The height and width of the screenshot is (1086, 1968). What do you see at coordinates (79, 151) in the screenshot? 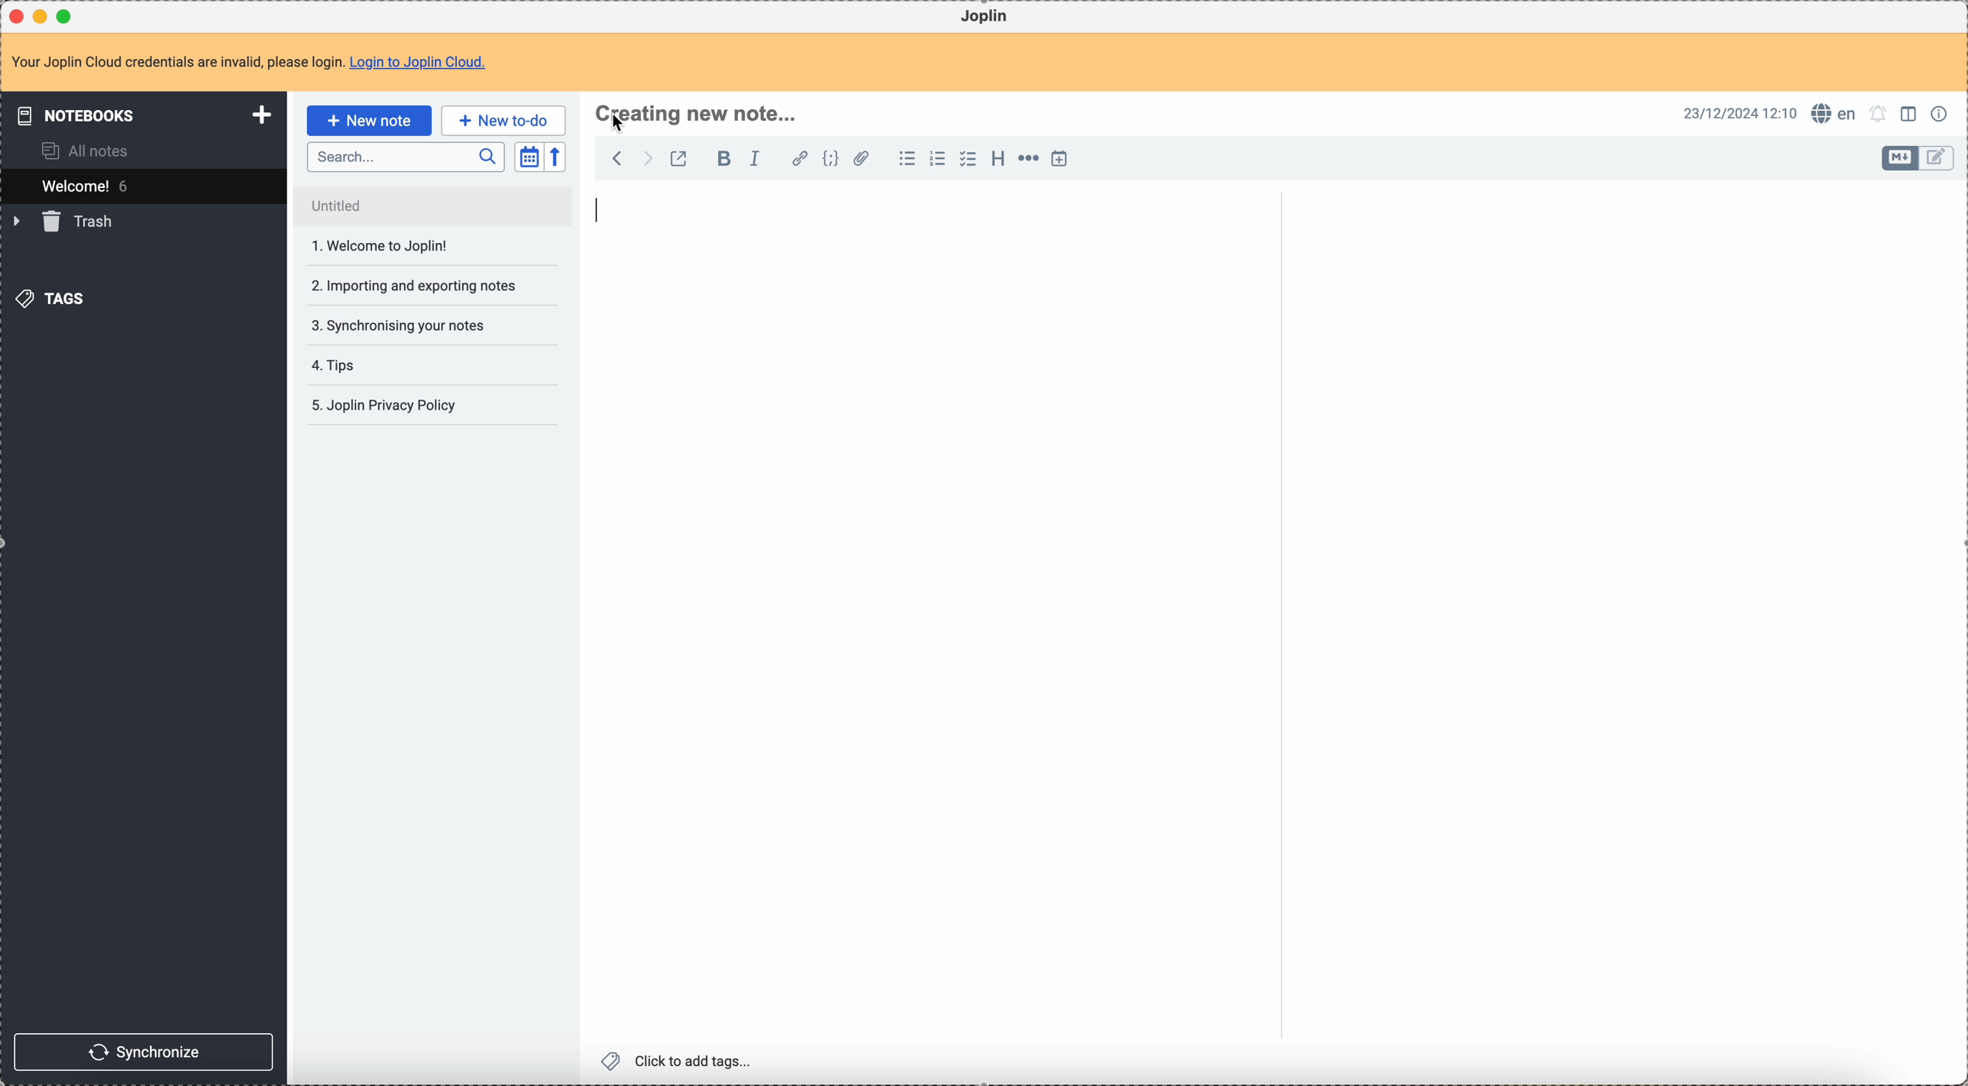
I see `all notes` at bounding box center [79, 151].